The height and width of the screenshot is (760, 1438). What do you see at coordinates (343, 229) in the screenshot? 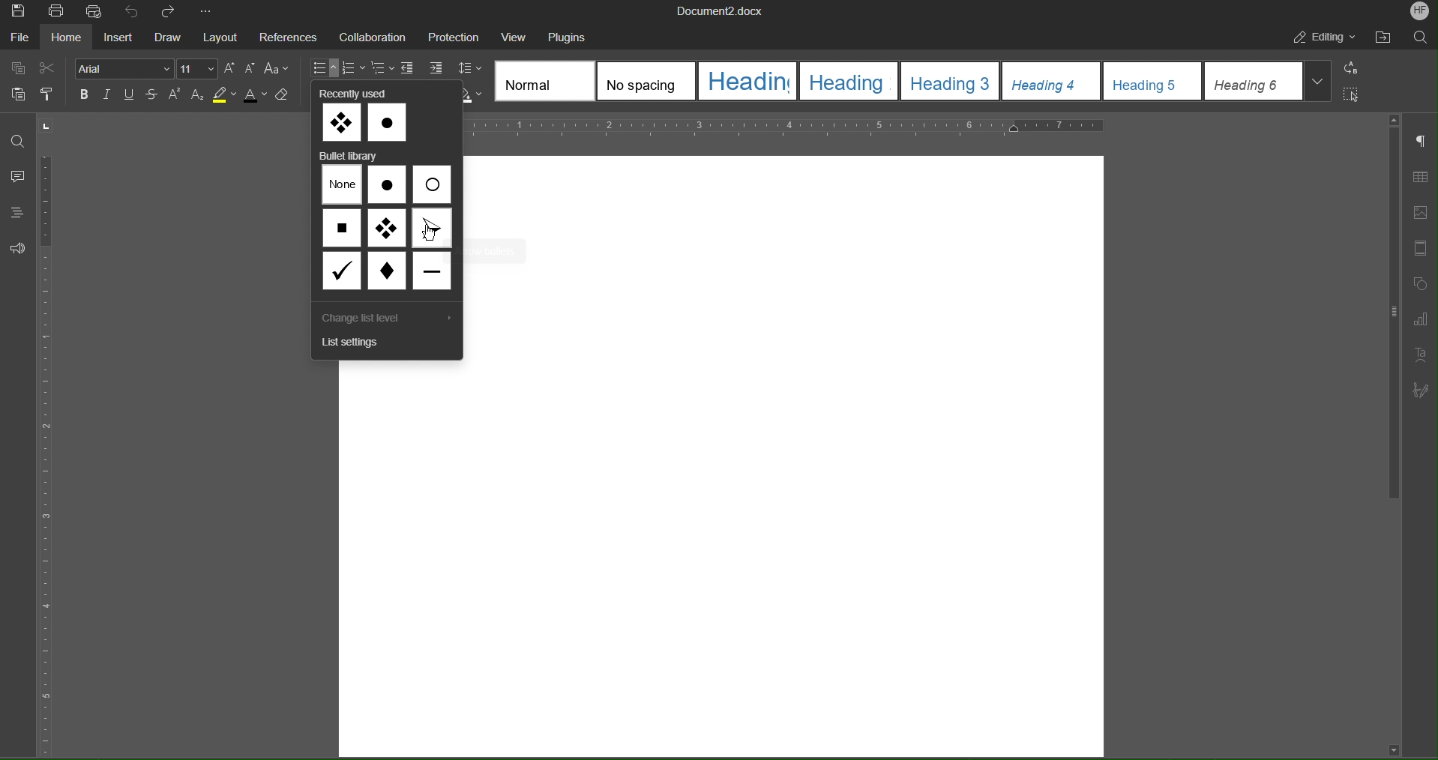
I see `Square` at bounding box center [343, 229].